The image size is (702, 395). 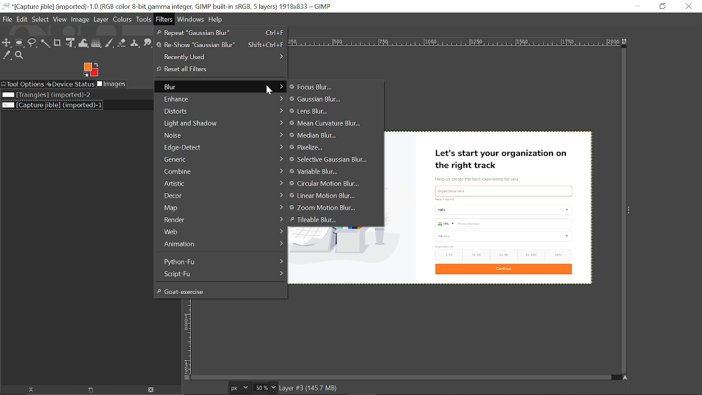 I want to click on Generic, so click(x=220, y=159).